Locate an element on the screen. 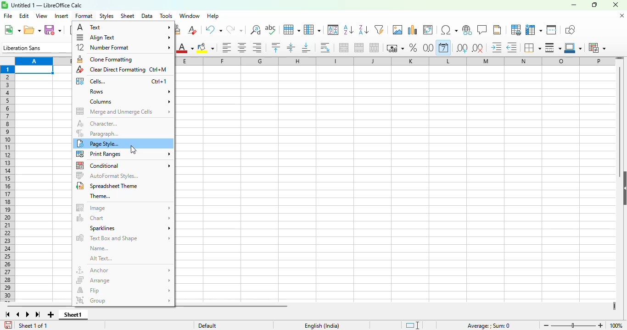 Image resolution: width=627 pixels, height=330 pixels. headers and footers is located at coordinates (497, 30).